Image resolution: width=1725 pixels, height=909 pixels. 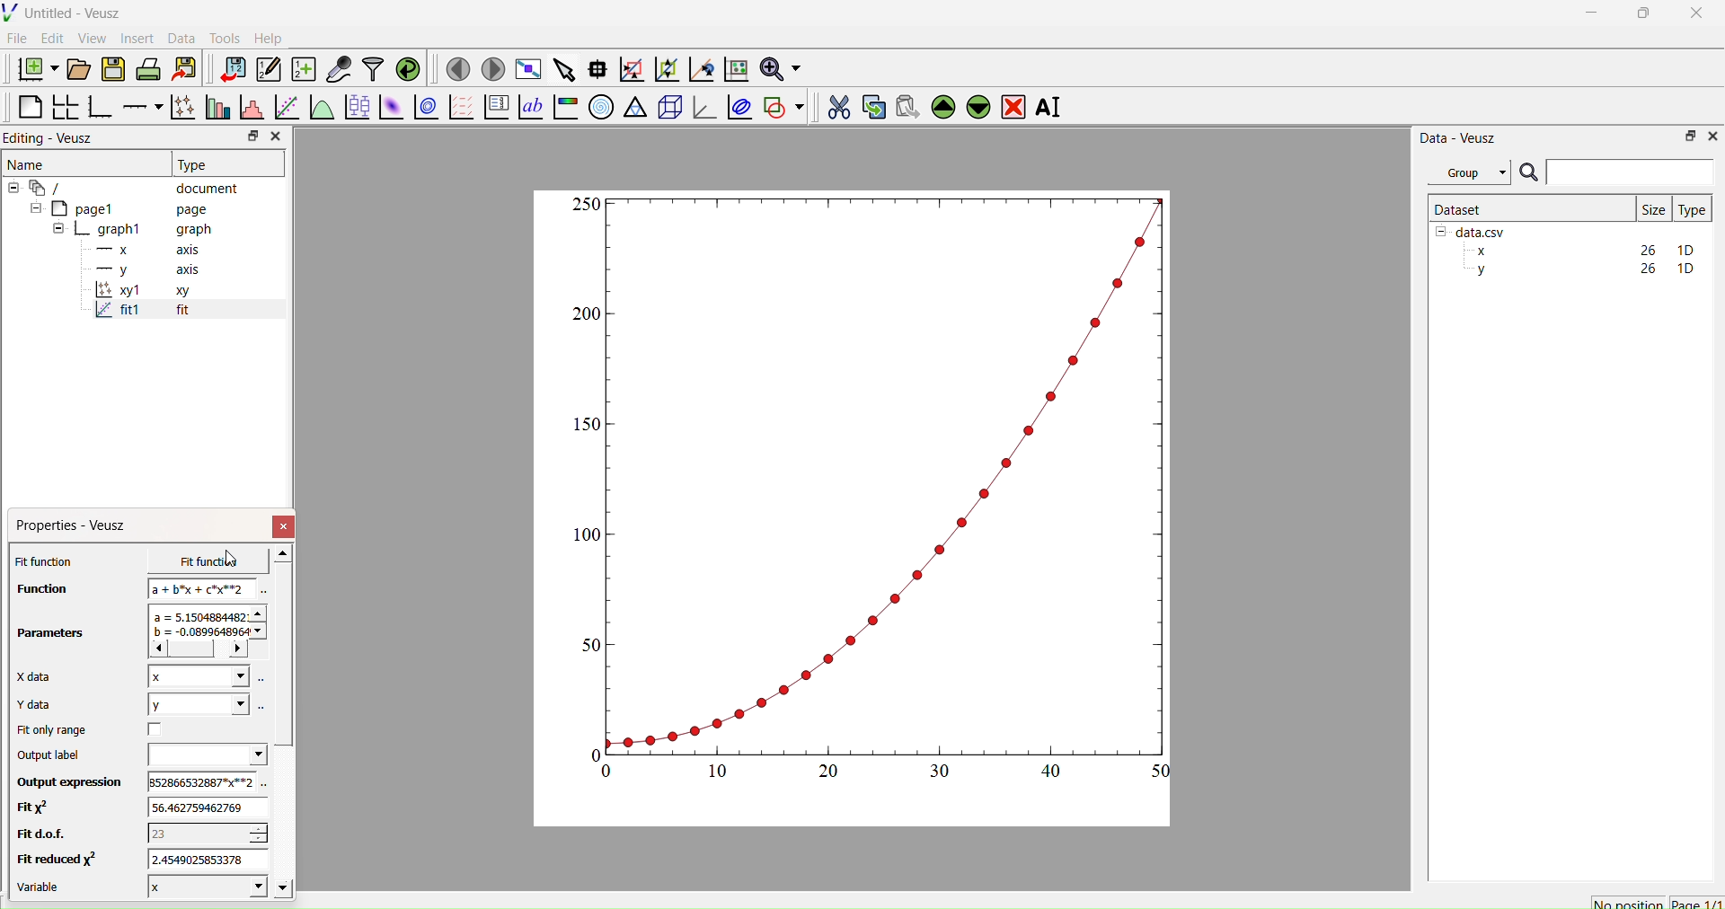 I want to click on Cursor, so click(x=233, y=560).